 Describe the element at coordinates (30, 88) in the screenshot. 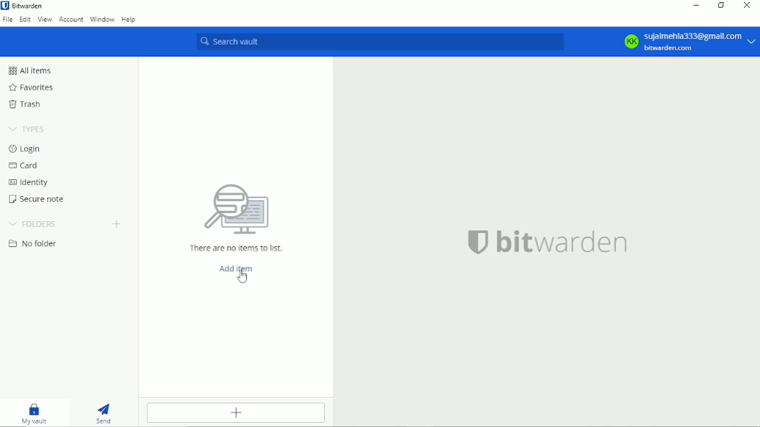

I see `Favorites` at that location.